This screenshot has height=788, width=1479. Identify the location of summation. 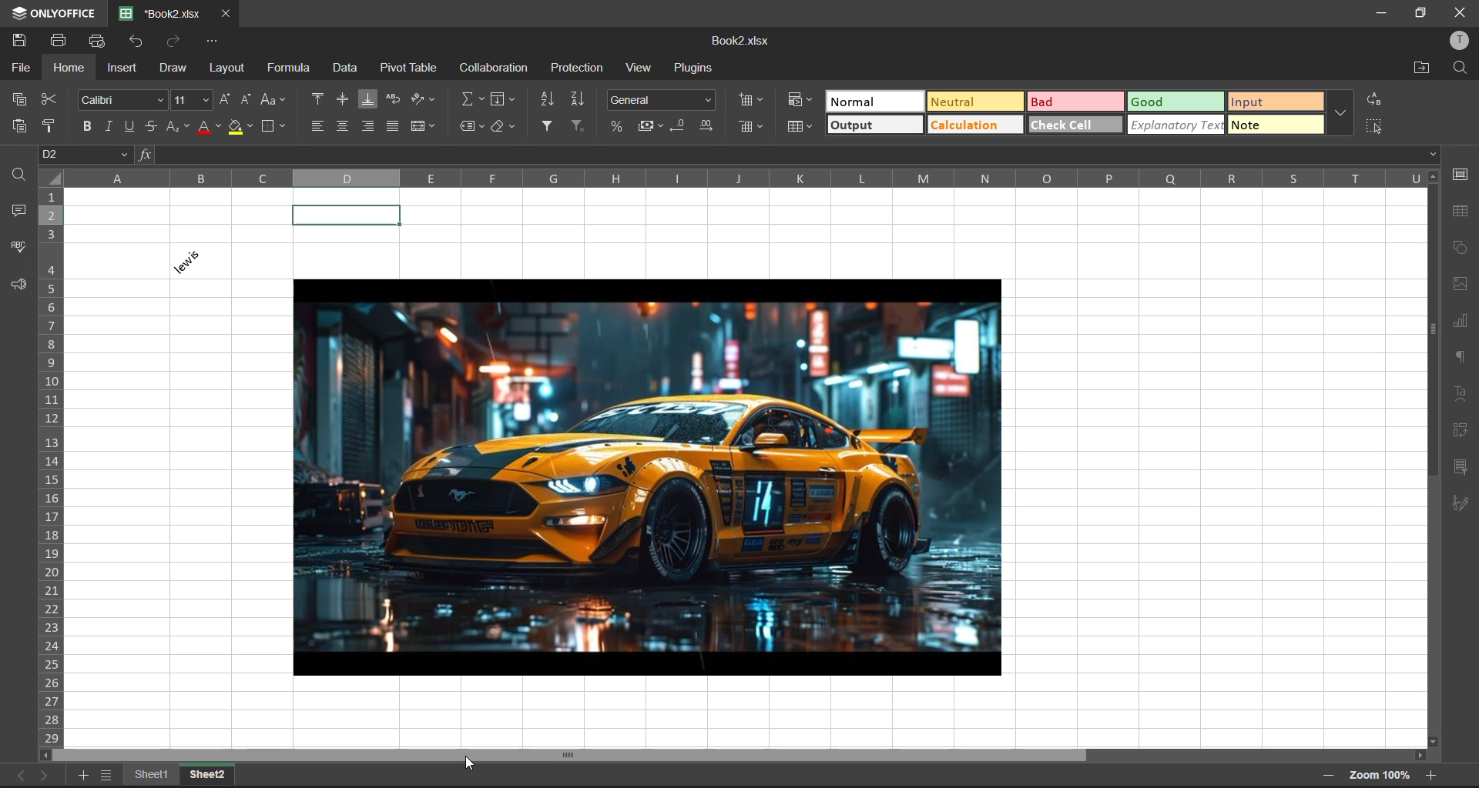
(471, 100).